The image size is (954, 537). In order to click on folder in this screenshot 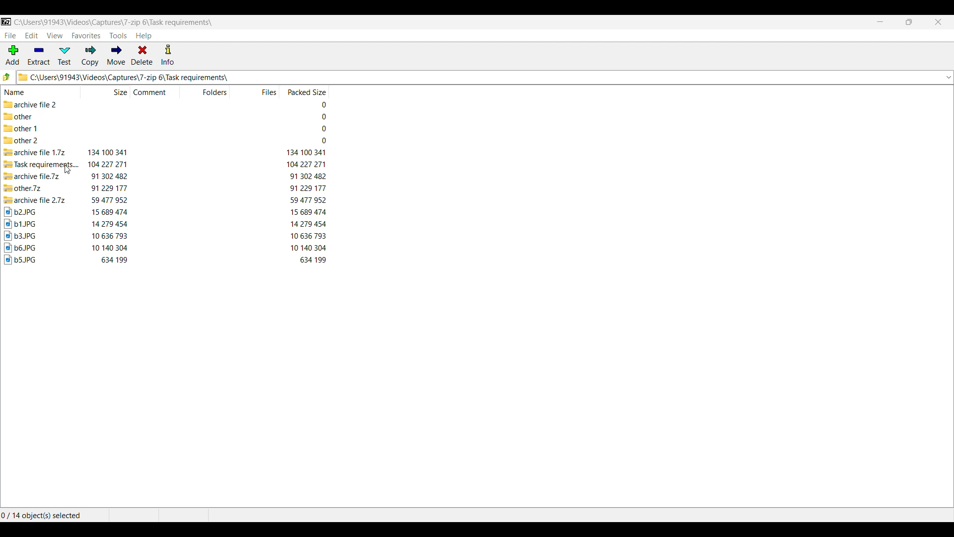, I will do `click(29, 116)`.